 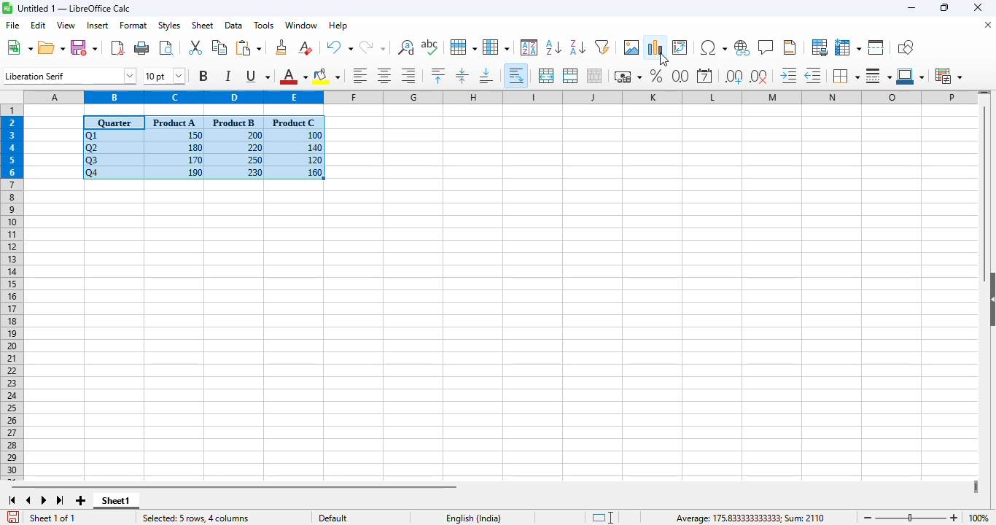 I want to click on toggle print preview, so click(x=166, y=48).